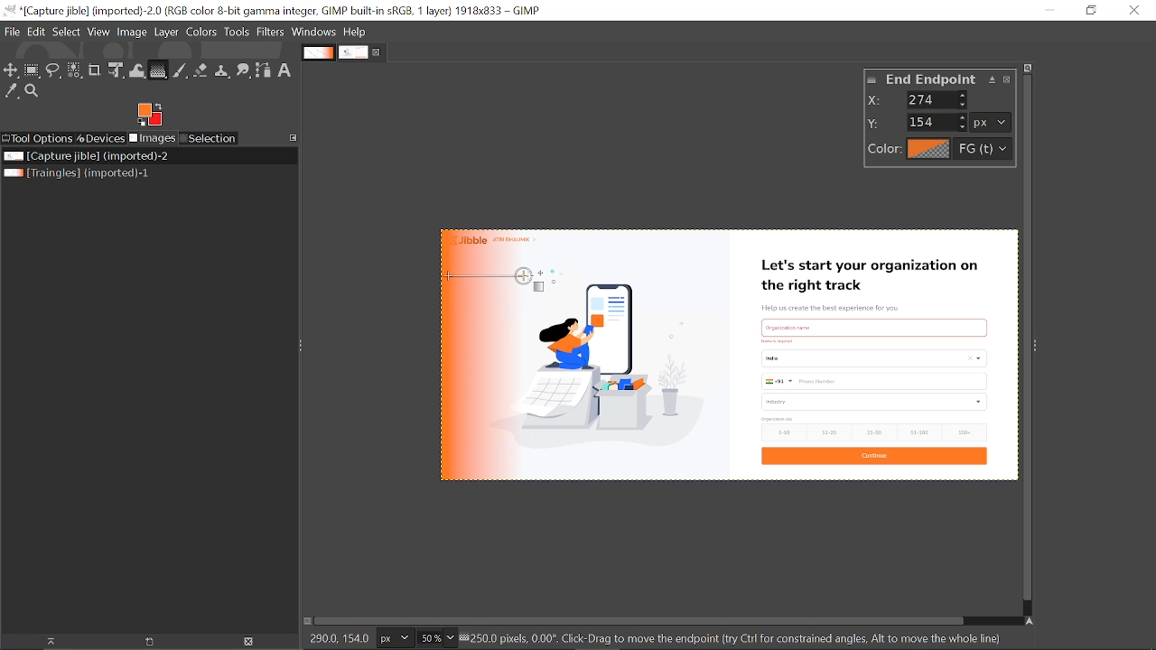 The image size is (1156, 650). What do you see at coordinates (54, 71) in the screenshot?
I see `Free select tool` at bounding box center [54, 71].